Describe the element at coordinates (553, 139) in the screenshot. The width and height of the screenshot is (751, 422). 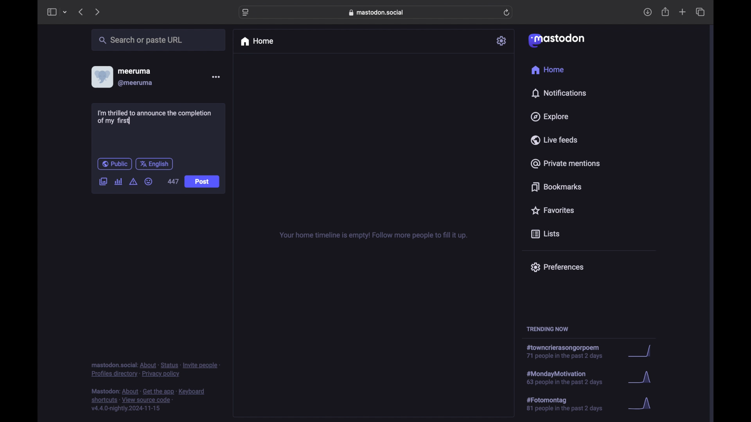
I see `live feeds` at that location.